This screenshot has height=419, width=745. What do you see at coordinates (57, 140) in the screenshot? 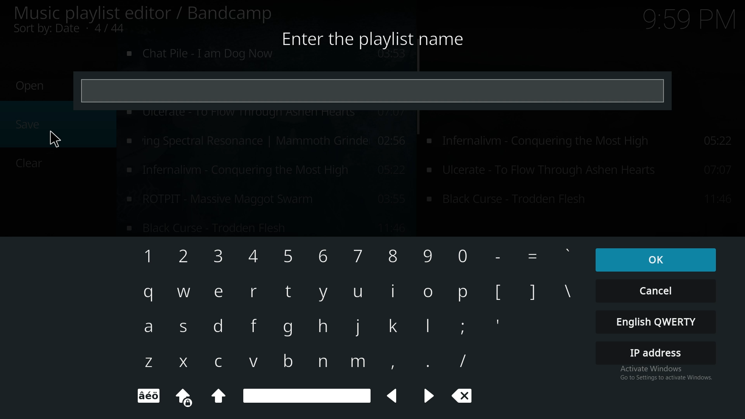
I see `pointer cursor` at bounding box center [57, 140].